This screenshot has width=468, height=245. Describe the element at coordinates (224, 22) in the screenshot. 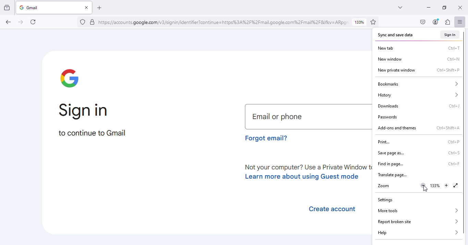

I see `link` at that location.